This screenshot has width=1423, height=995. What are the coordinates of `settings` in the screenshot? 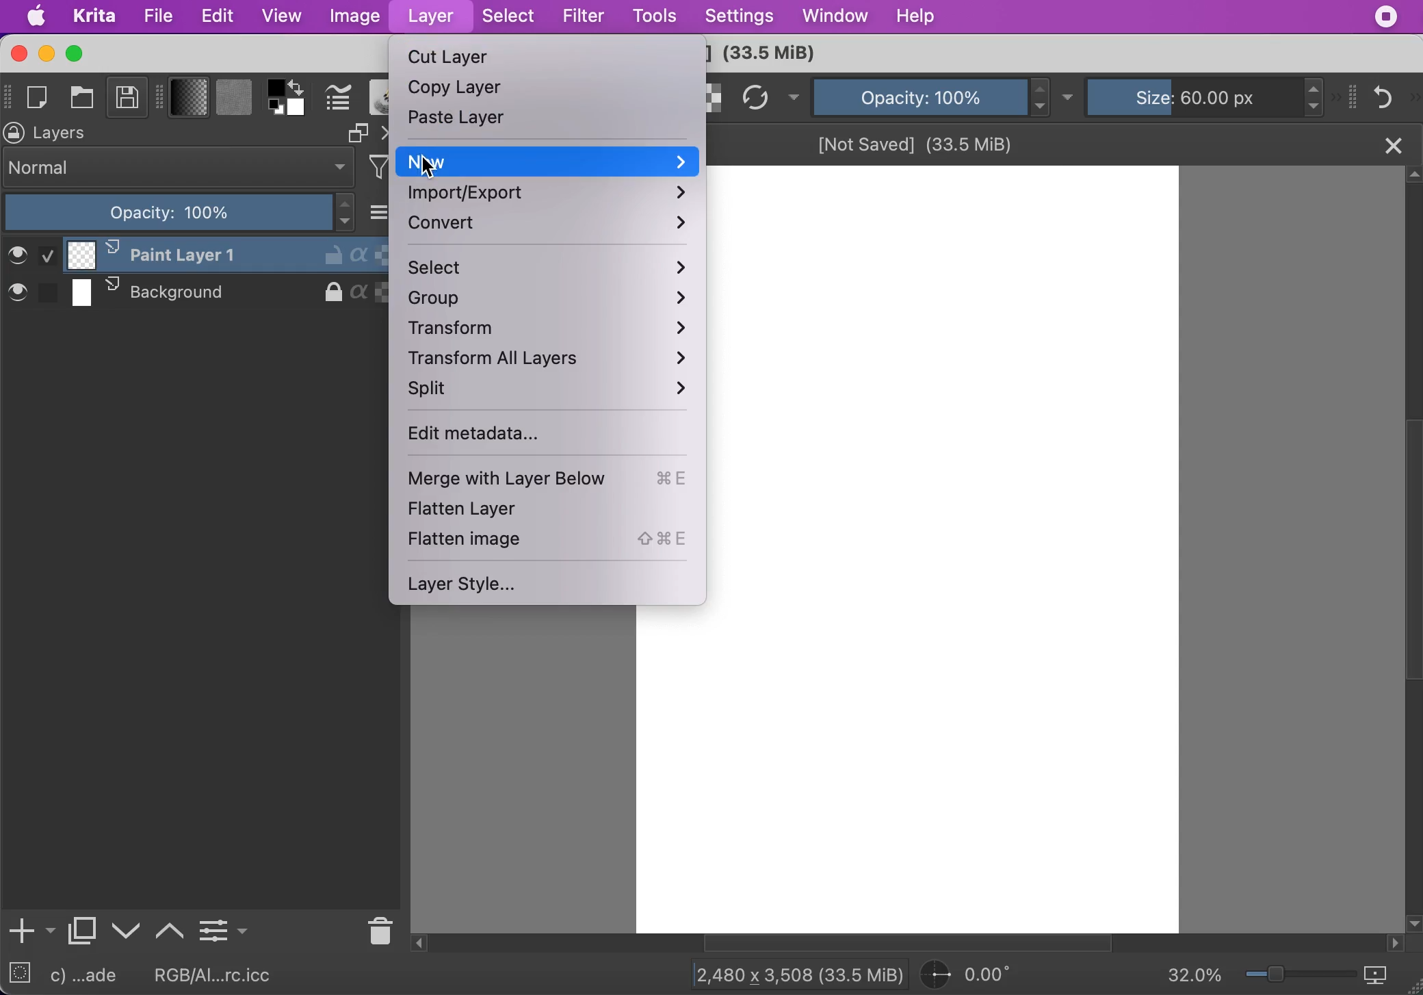 It's located at (739, 17).